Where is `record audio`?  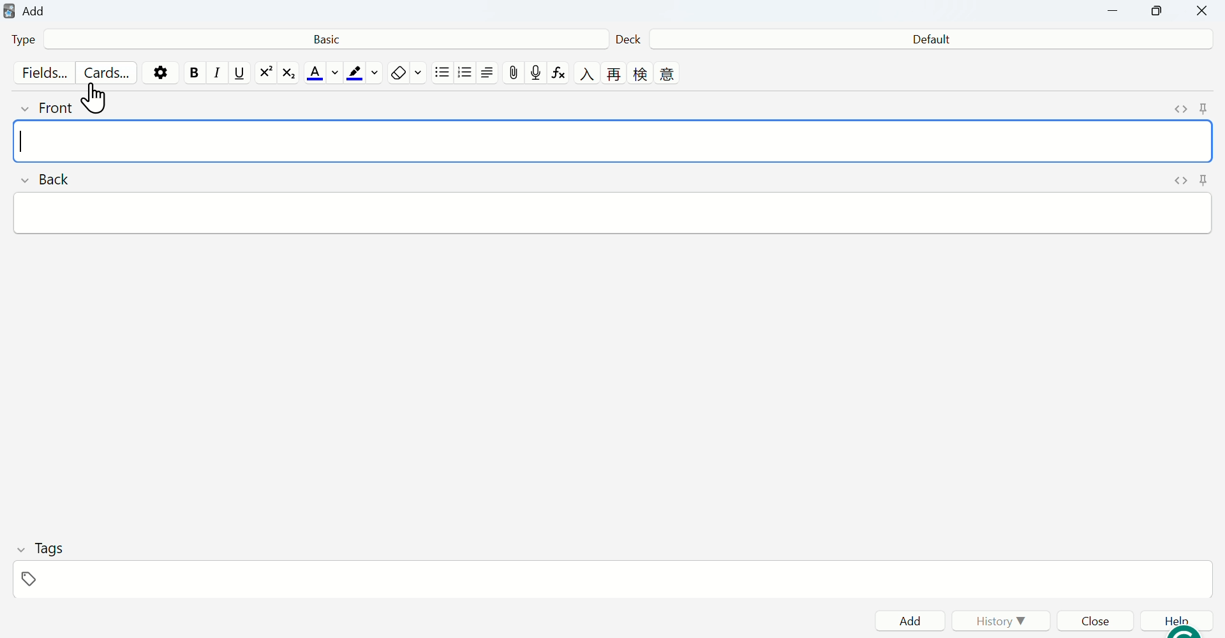
record audio is located at coordinates (536, 73).